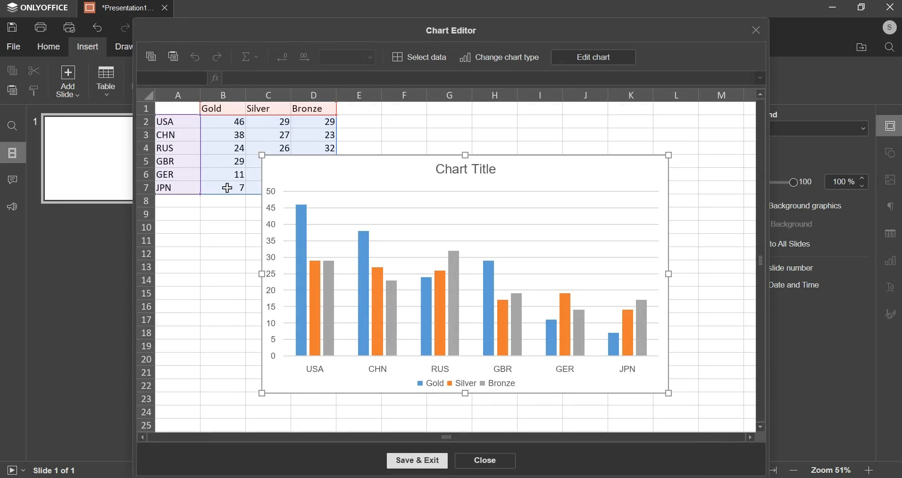 The image size is (902, 478). What do you see at coordinates (224, 189) in the screenshot?
I see `7` at bounding box center [224, 189].